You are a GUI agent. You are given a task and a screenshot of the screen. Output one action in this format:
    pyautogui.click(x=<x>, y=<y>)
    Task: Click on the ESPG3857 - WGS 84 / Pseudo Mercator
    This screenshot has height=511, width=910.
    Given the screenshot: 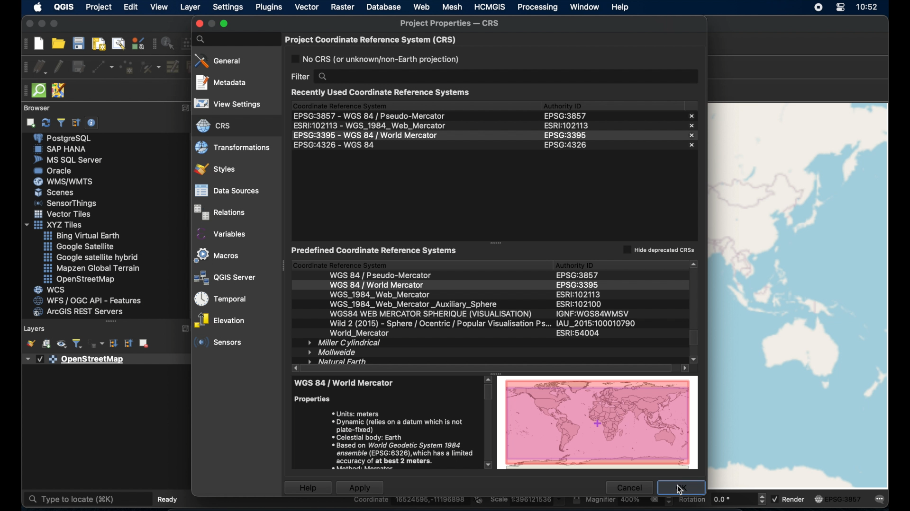 What is the action you would take?
    pyautogui.click(x=368, y=114)
    